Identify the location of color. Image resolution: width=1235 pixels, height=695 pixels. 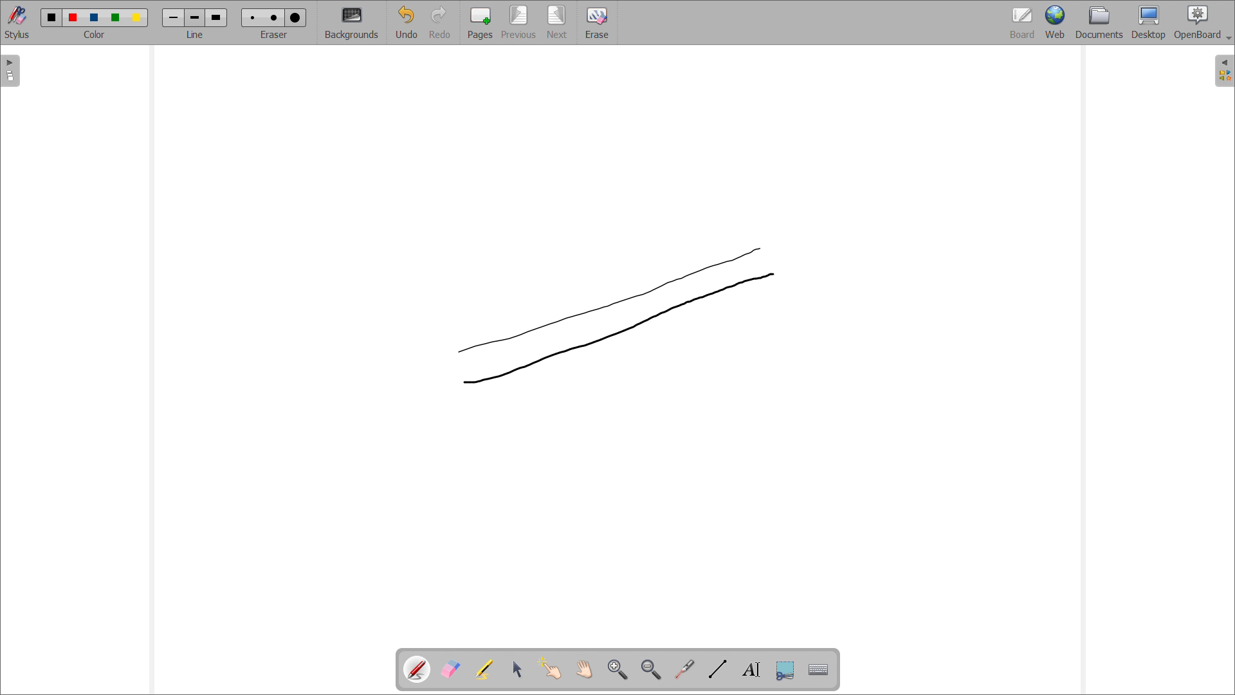
(136, 18).